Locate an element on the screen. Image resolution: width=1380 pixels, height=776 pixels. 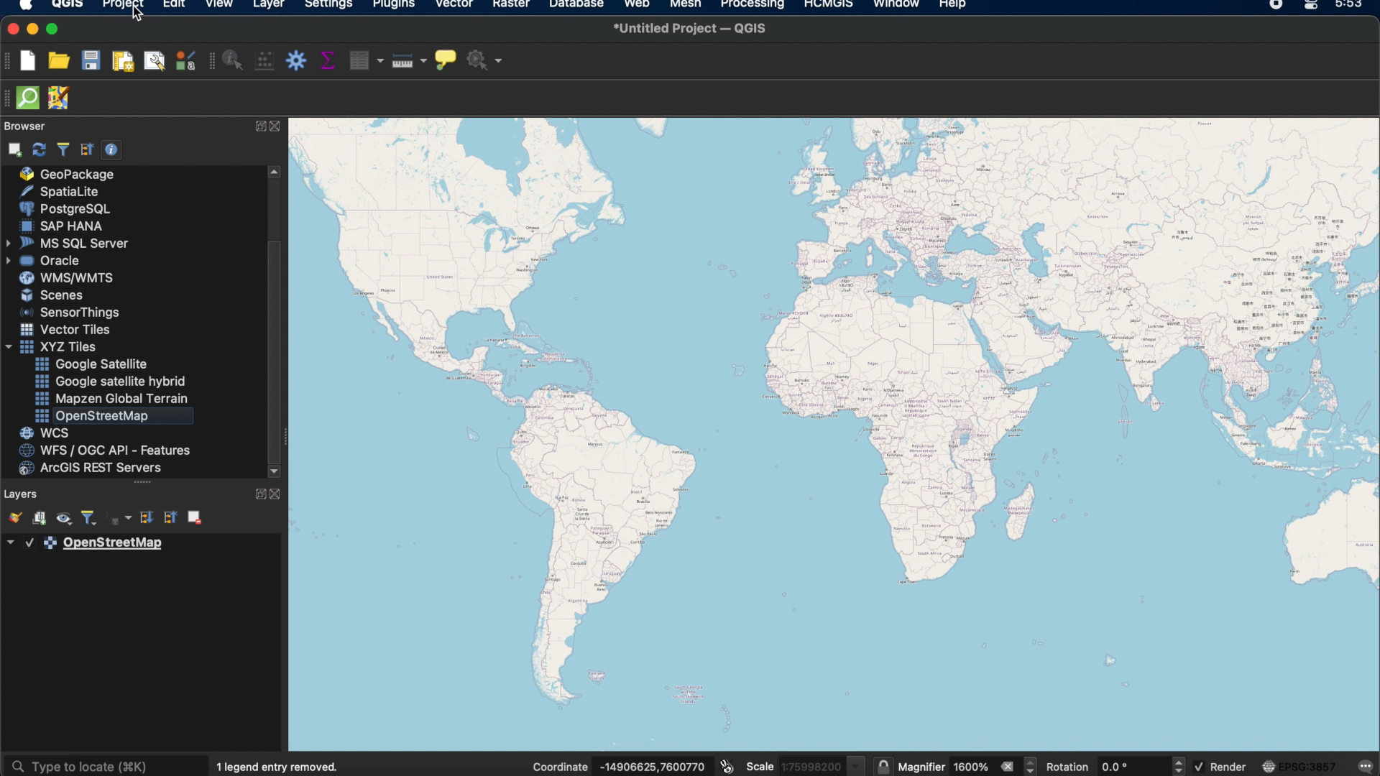
current crs is located at coordinates (1299, 765).